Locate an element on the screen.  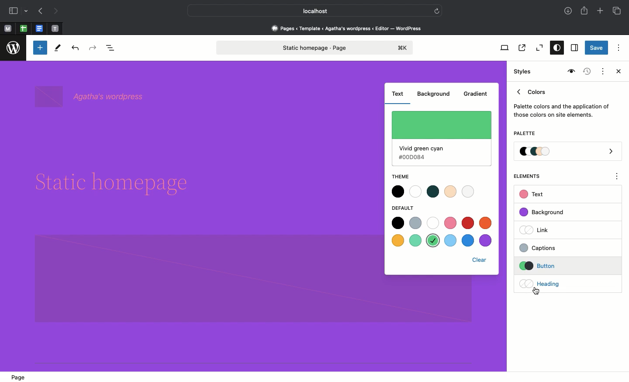
View is located at coordinates (503, 48).